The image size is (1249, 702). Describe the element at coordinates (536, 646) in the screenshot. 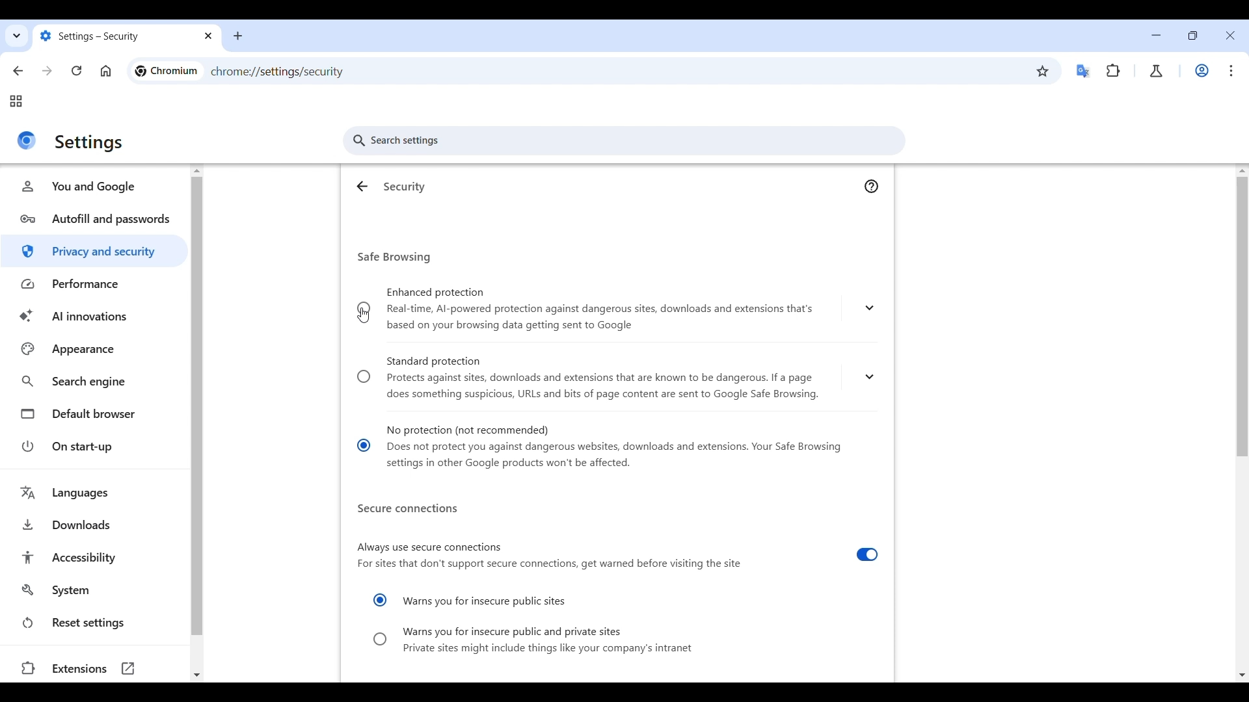

I see `© Warns you for insecure public and private sites Private sites might include things like your company's intranet` at that location.